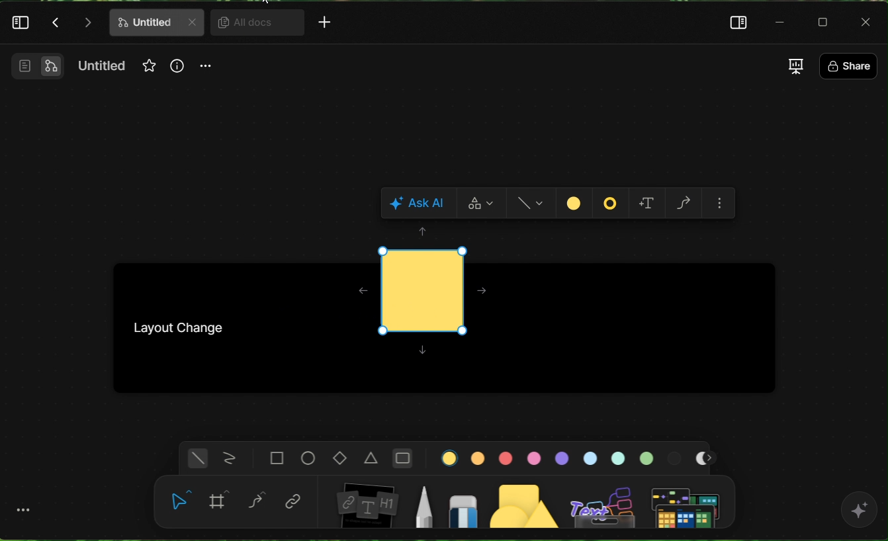 This screenshot has width=888, height=541. Describe the element at coordinates (531, 204) in the screenshot. I see `Sahpes` at that location.